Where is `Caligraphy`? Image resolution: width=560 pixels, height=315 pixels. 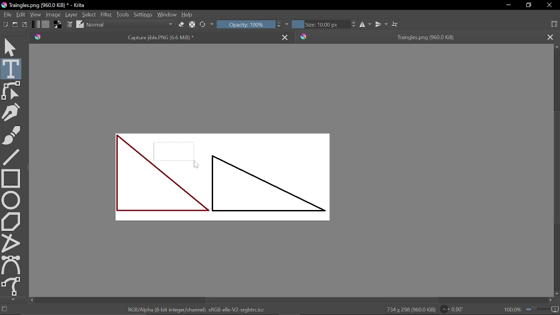 Caligraphy is located at coordinates (12, 112).